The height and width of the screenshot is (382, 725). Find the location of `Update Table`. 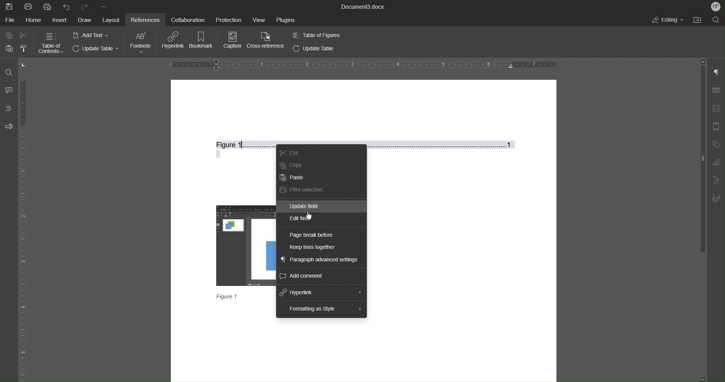

Update Table is located at coordinates (97, 50).